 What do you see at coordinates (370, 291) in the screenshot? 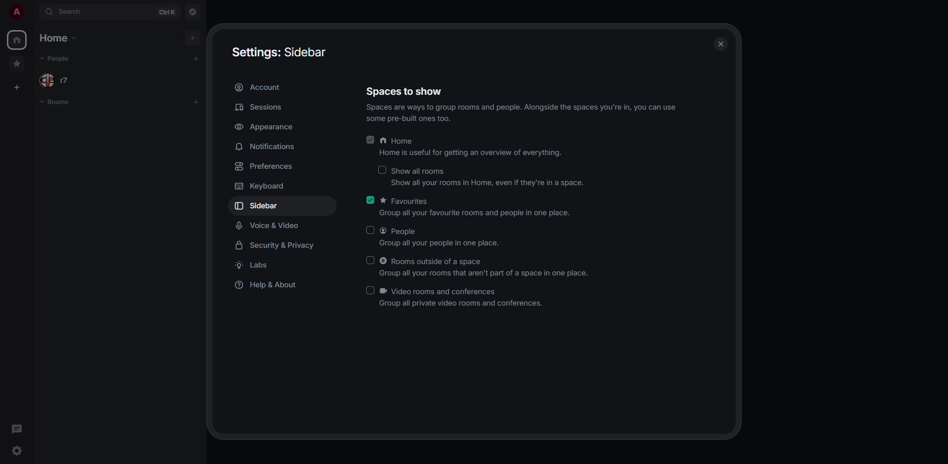
I see `click to enable` at bounding box center [370, 291].